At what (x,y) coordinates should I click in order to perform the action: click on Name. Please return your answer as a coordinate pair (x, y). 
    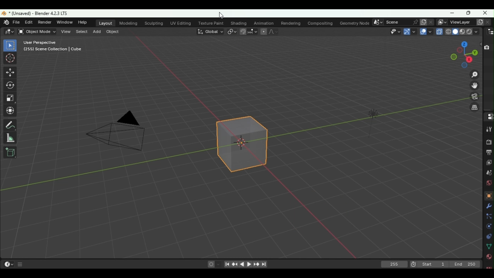
    Looking at the image, I should click on (395, 21).